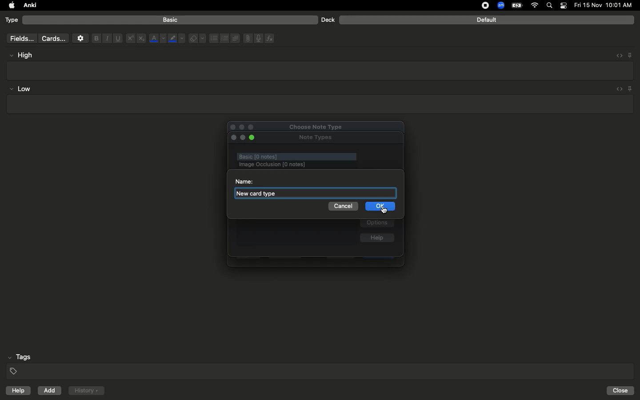 Image resolution: width=640 pixels, height=400 pixels. Describe the element at coordinates (157, 38) in the screenshot. I see `Font color` at that location.